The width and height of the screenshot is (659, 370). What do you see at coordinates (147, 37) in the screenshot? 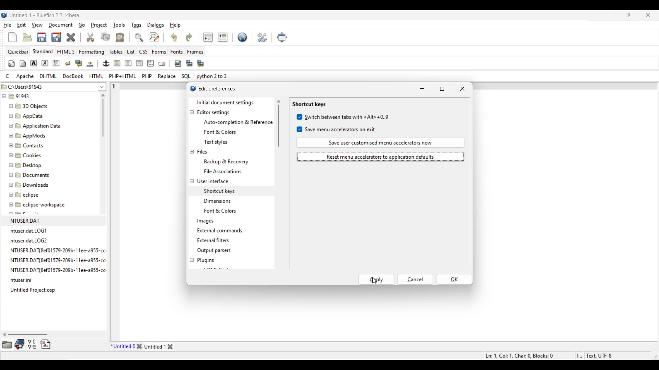
I see `Search and replace` at bounding box center [147, 37].